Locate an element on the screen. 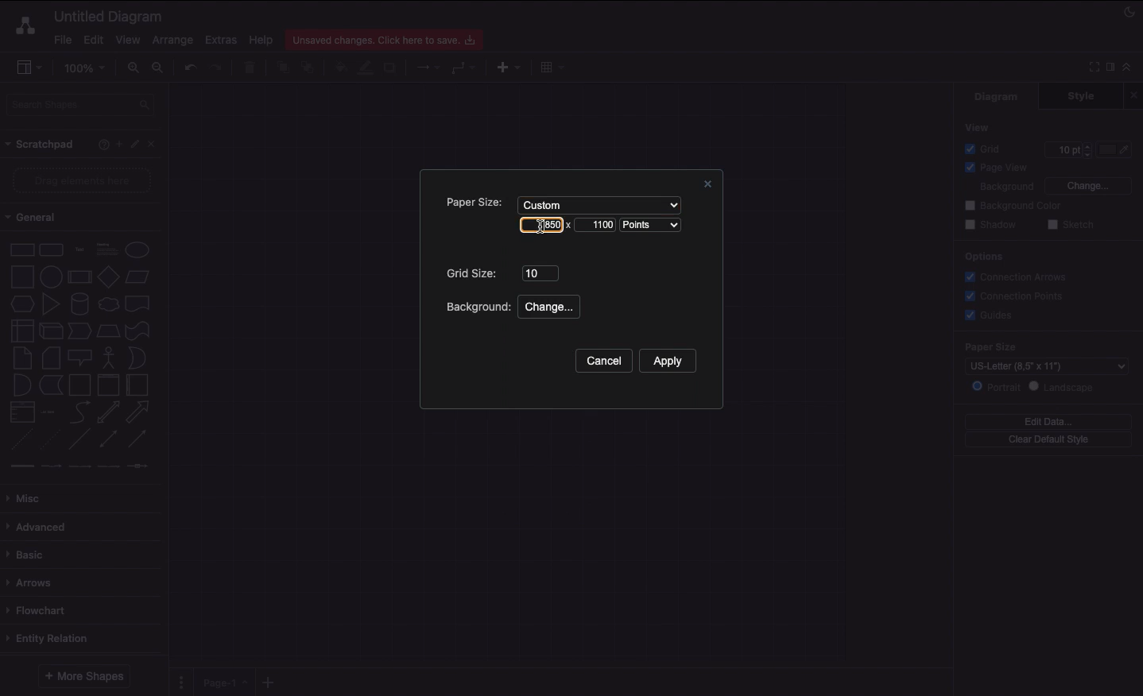 This screenshot has height=696, width=1143. 10 is located at coordinates (542, 274).